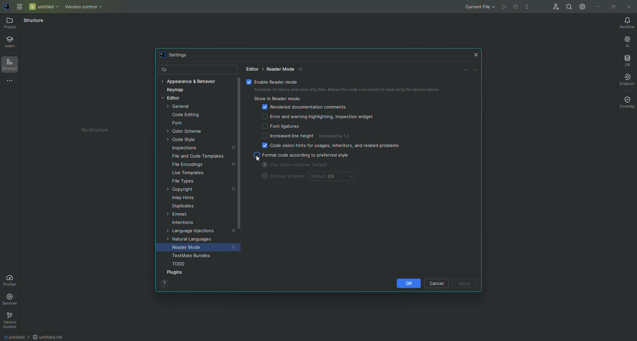 This screenshot has width=637, height=341. Describe the element at coordinates (202, 165) in the screenshot. I see `File encodings` at that location.